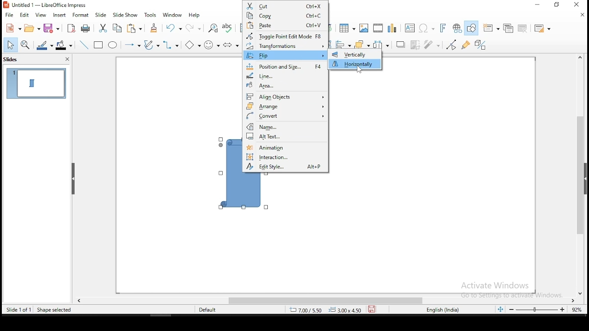  Describe the element at coordinates (9, 15) in the screenshot. I see `file` at that location.